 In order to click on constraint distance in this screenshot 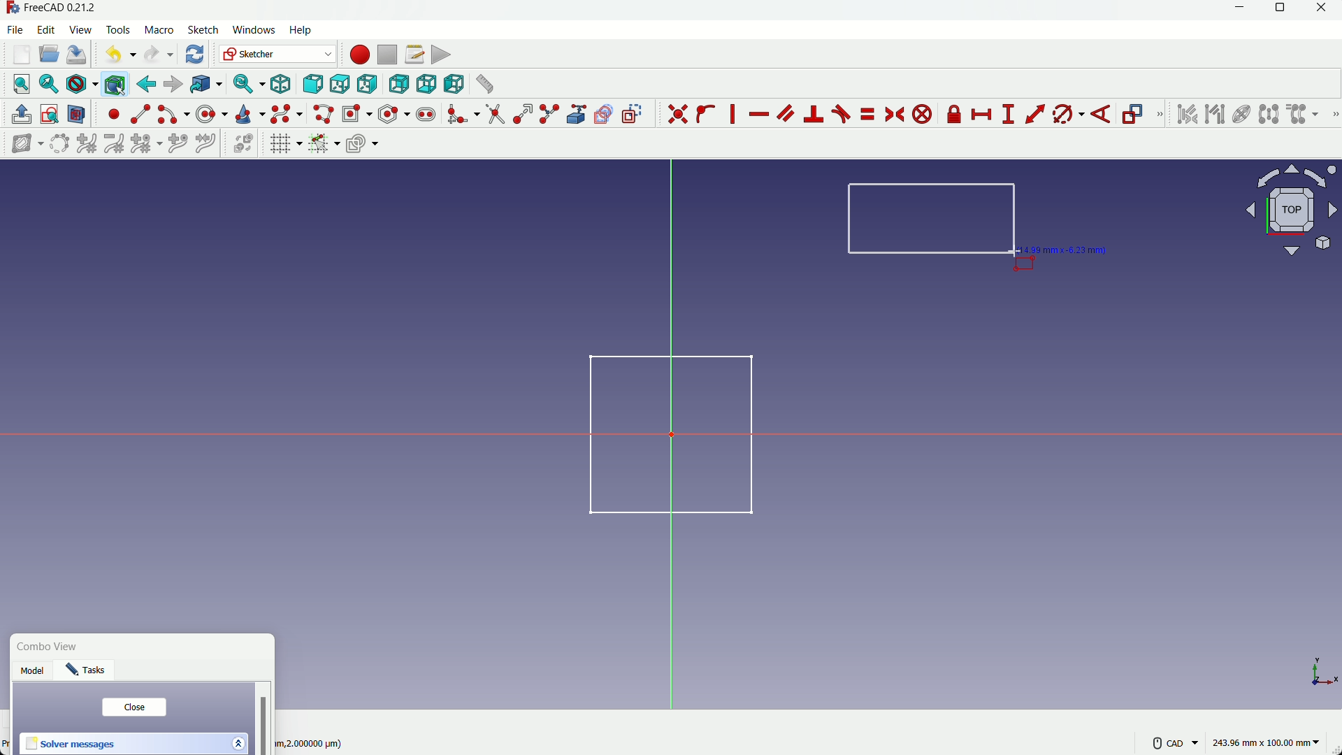, I will do `click(1035, 114)`.